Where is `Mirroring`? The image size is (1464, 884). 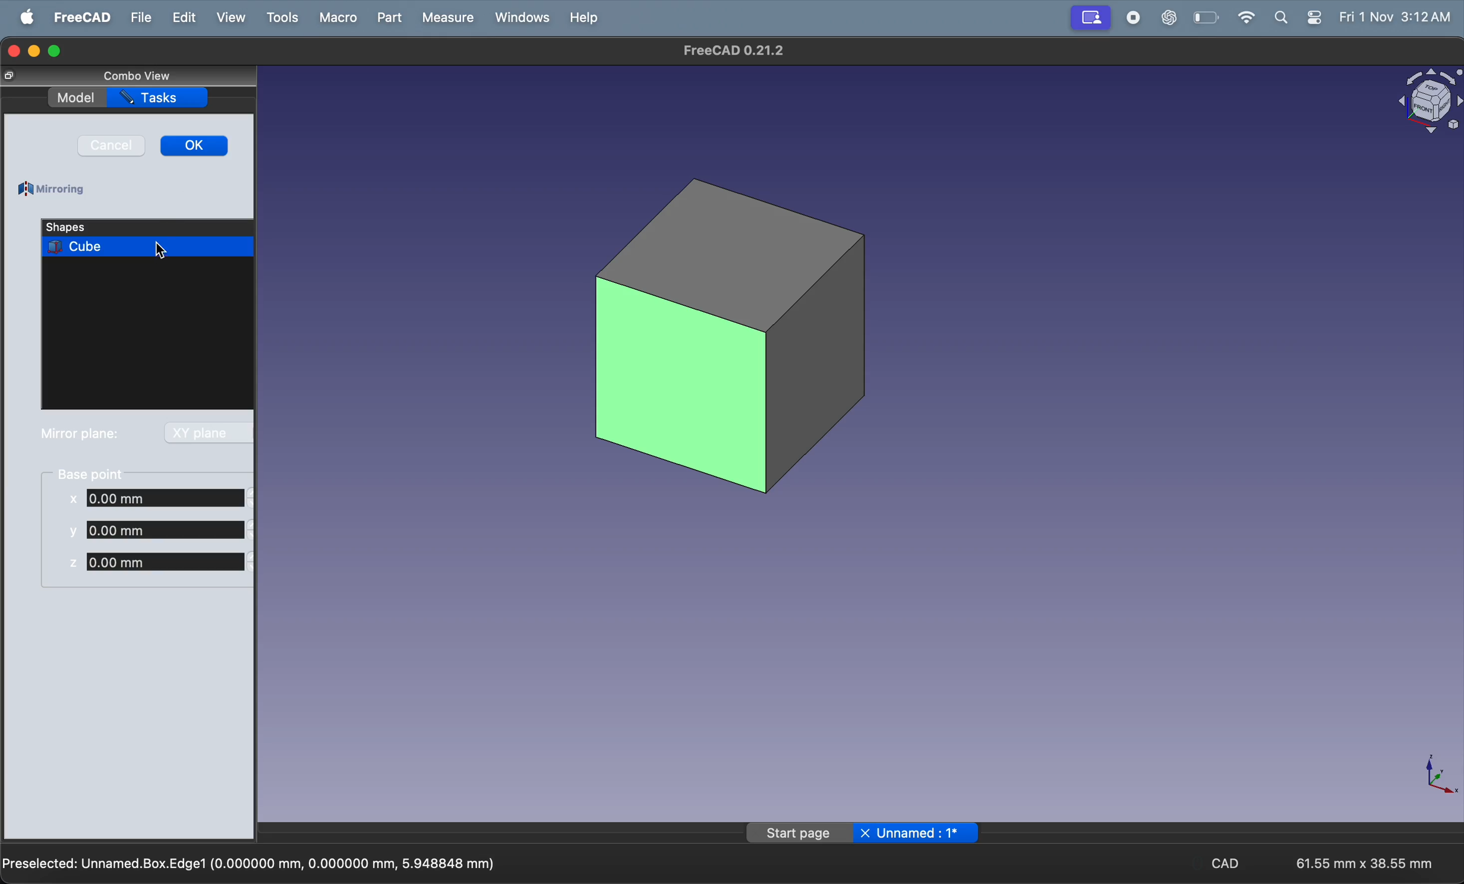 Mirroring is located at coordinates (54, 190).